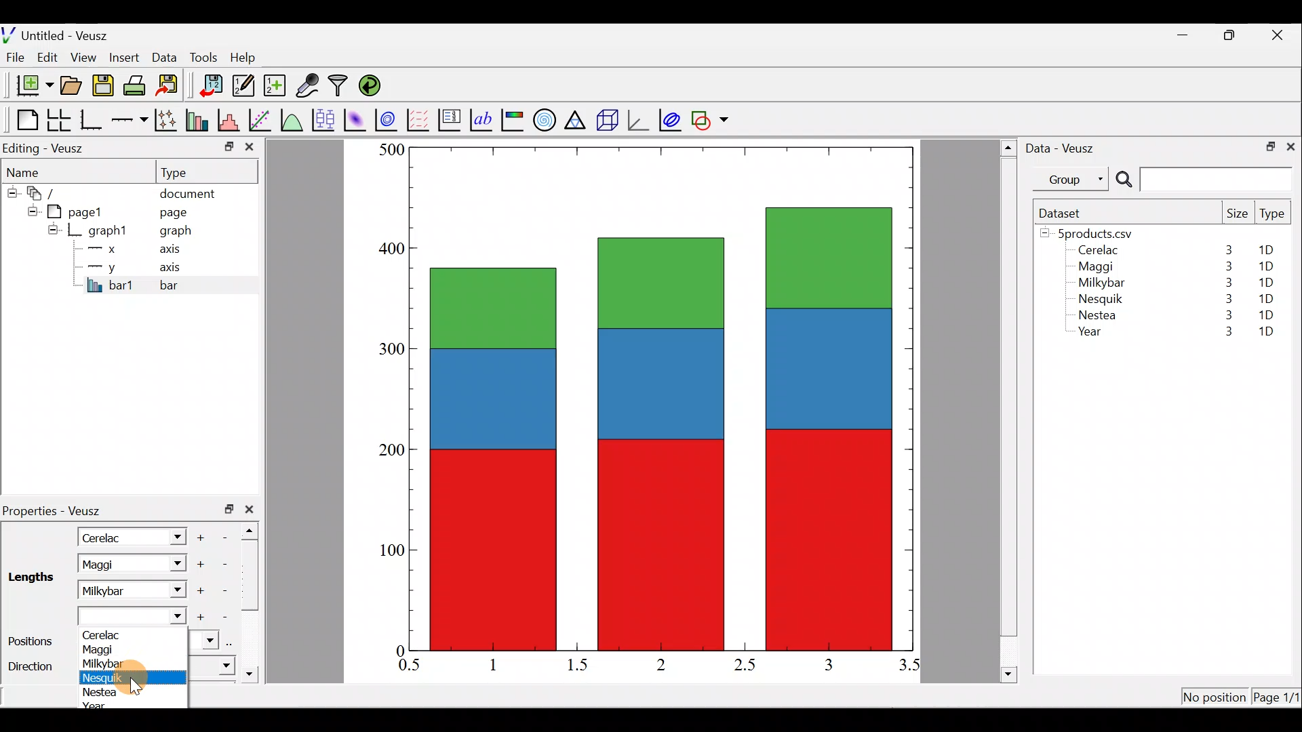 The width and height of the screenshot is (1302, 732). Describe the element at coordinates (1226, 298) in the screenshot. I see `3` at that location.